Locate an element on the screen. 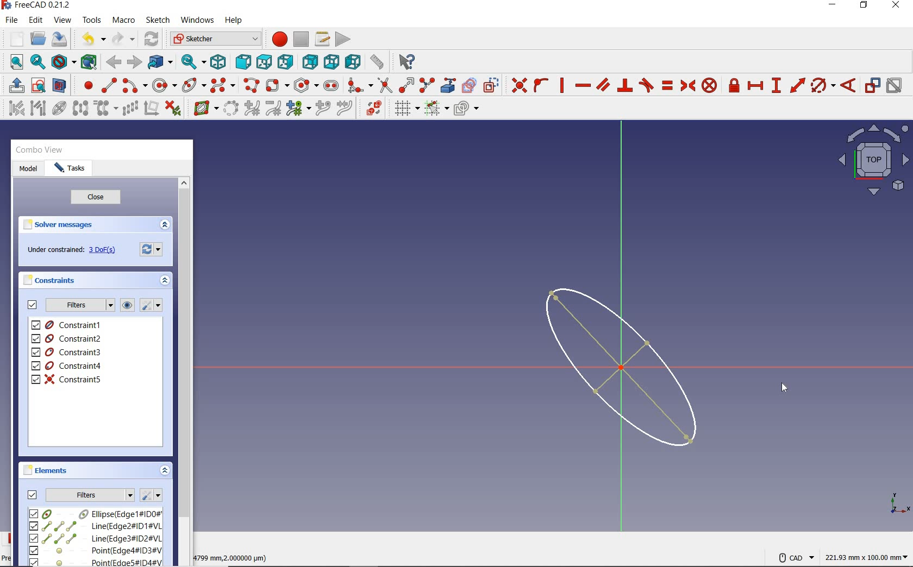 The image size is (913, 567). decrease B-Spline degree is located at coordinates (273, 108).